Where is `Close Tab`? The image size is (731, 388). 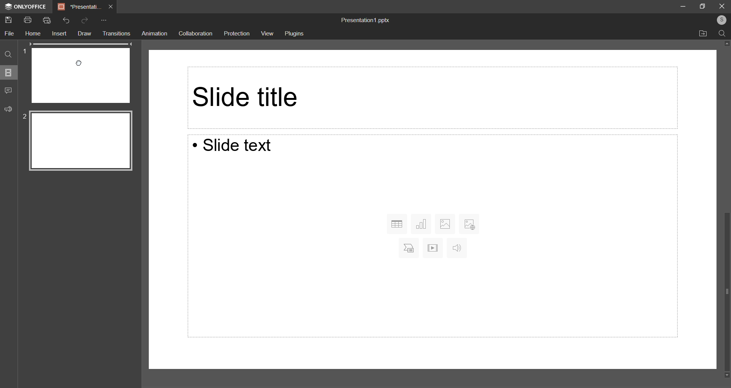
Close Tab is located at coordinates (111, 6).